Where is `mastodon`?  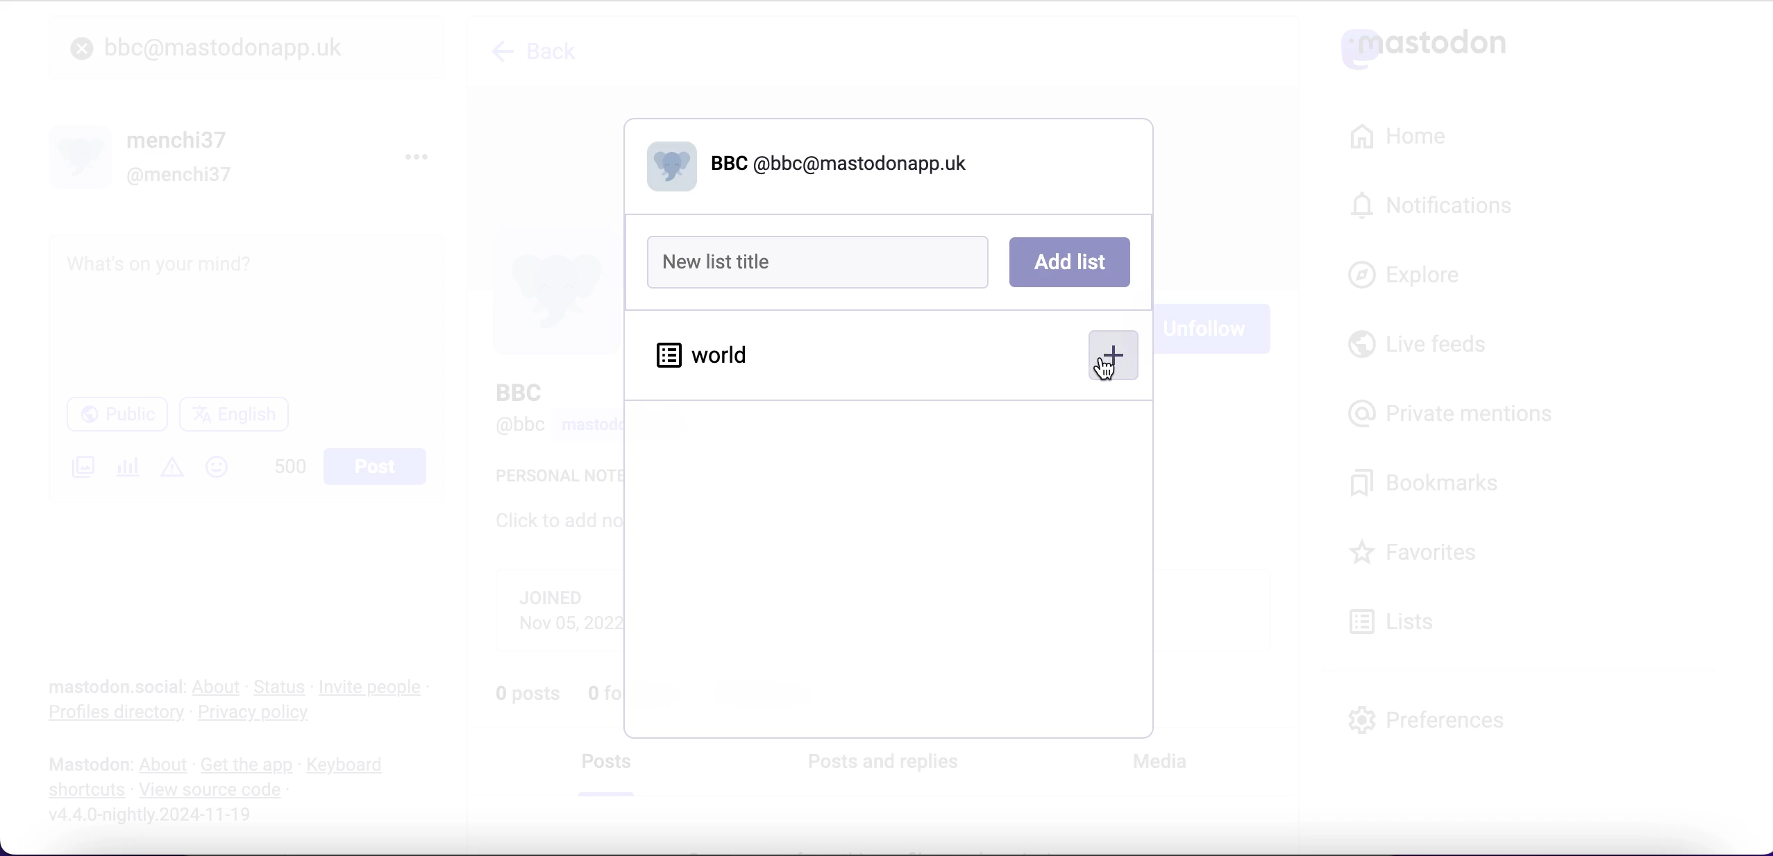
mastodon is located at coordinates (90, 764).